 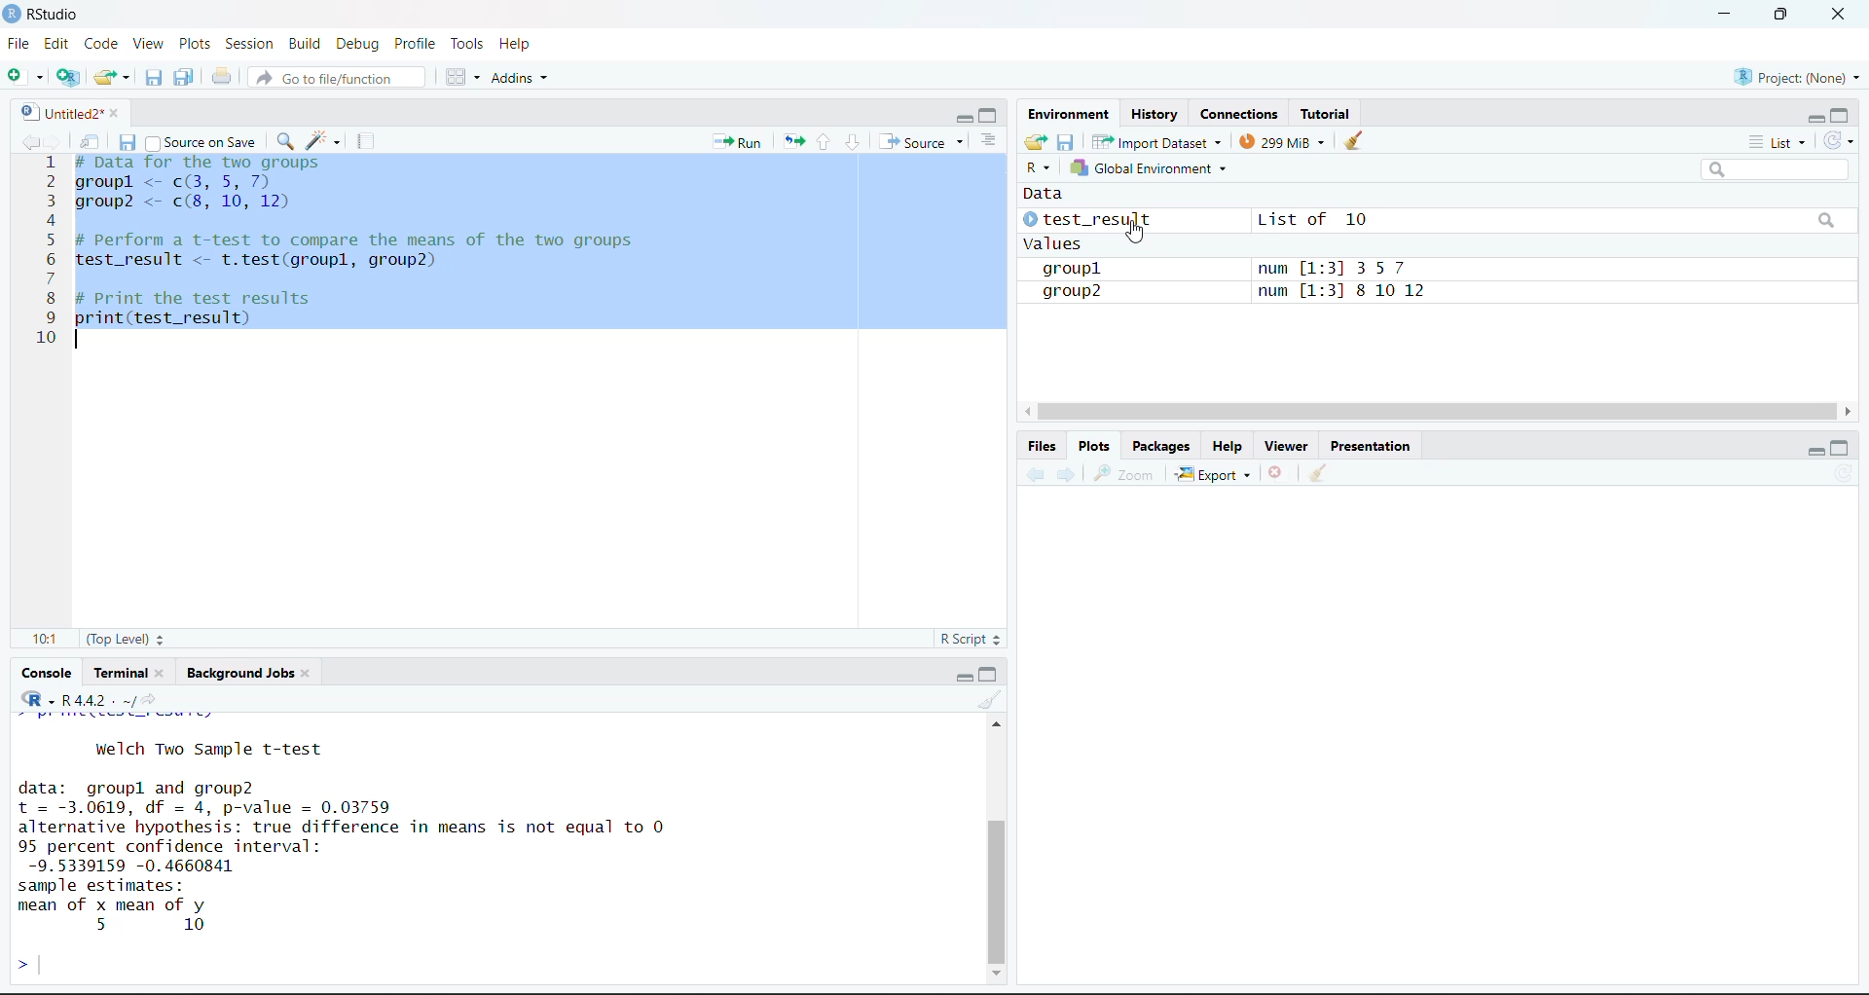 What do you see at coordinates (1319, 474) in the screenshot?
I see `clear all plots` at bounding box center [1319, 474].